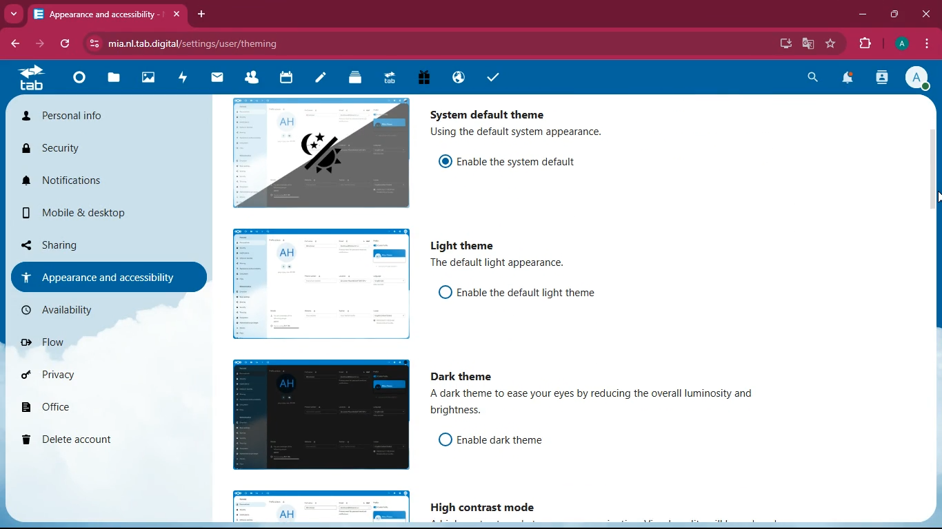  Describe the element at coordinates (18, 43) in the screenshot. I see `back` at that location.